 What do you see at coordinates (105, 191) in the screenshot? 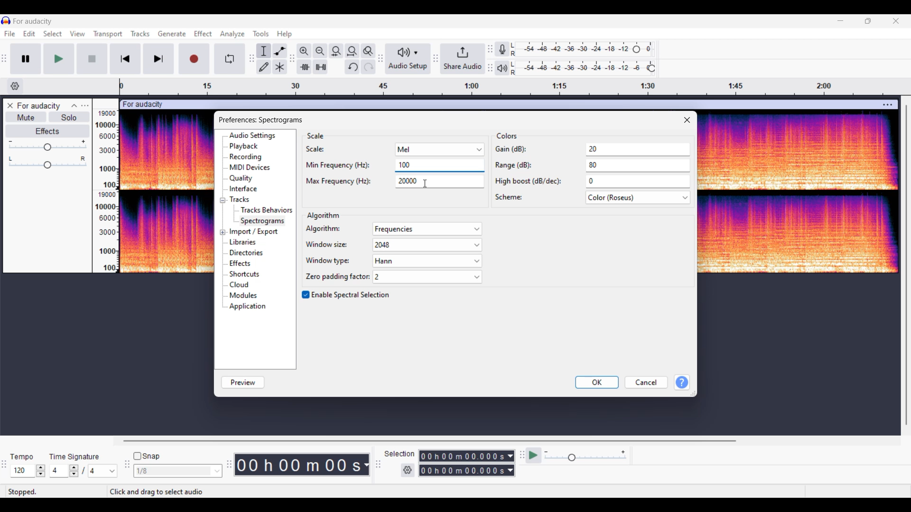
I see `Scale to measure intensity of track` at bounding box center [105, 191].